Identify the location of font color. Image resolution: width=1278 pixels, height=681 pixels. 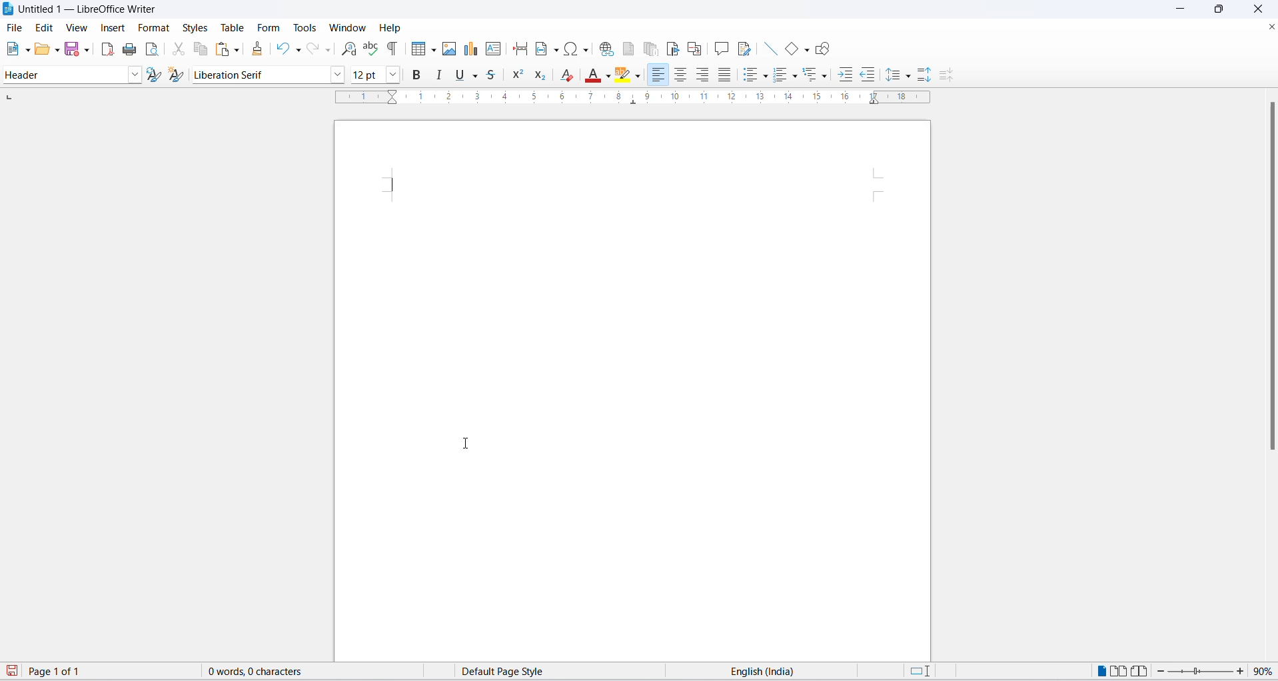
(591, 77).